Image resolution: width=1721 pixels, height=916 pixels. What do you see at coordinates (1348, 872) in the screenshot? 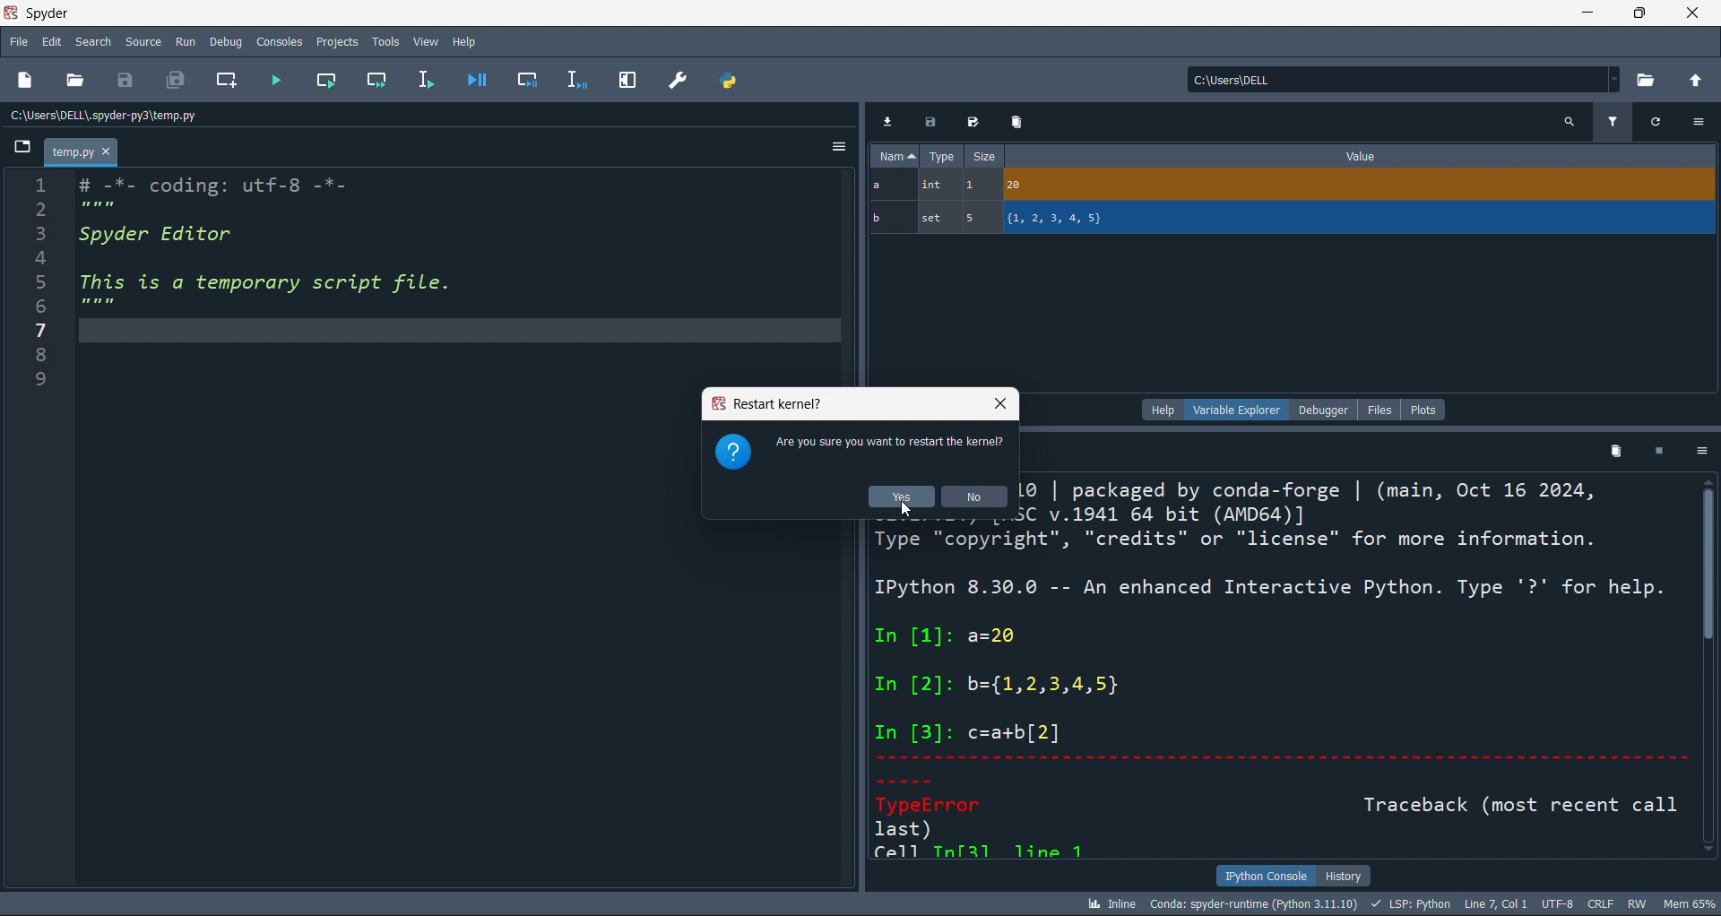
I see `HISTORY` at bounding box center [1348, 872].